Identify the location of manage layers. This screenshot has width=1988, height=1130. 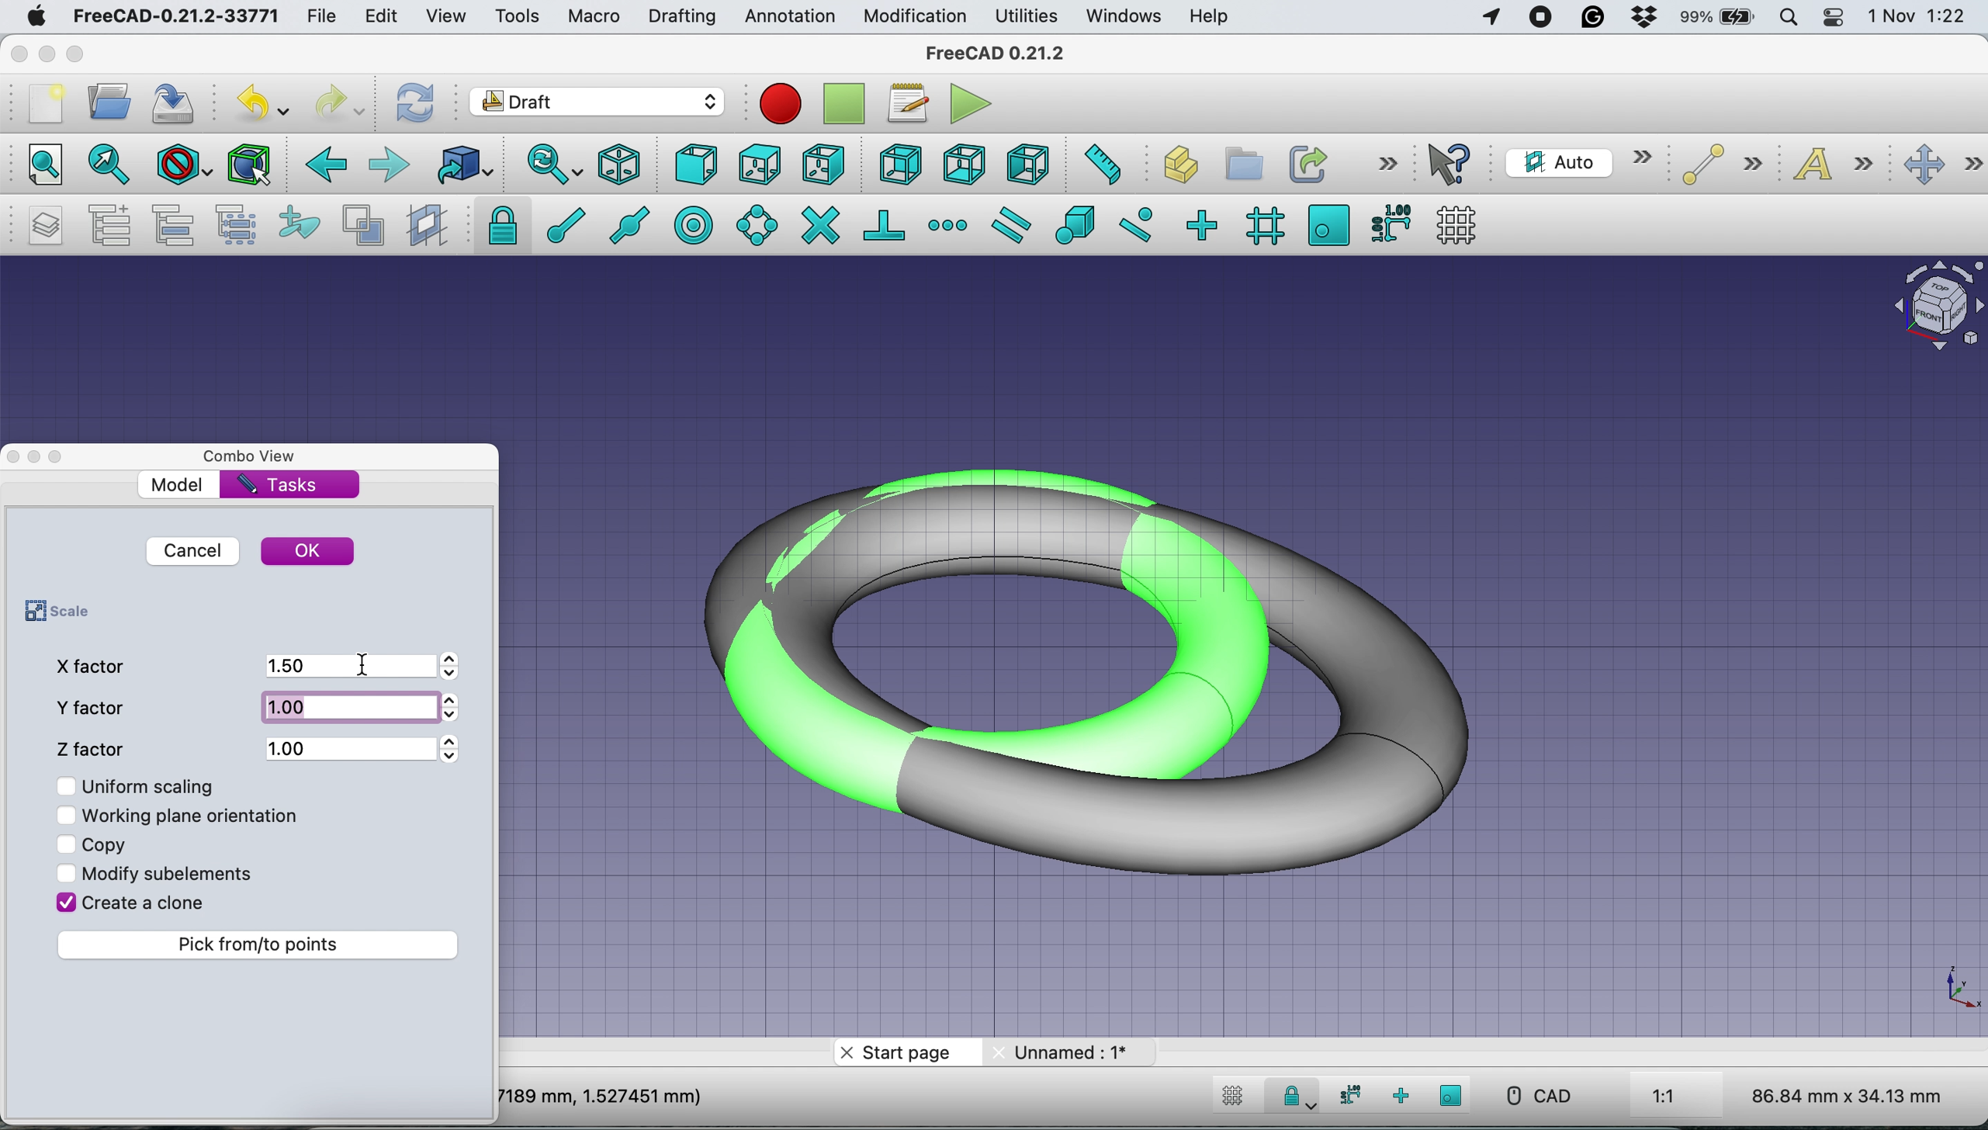
(49, 225).